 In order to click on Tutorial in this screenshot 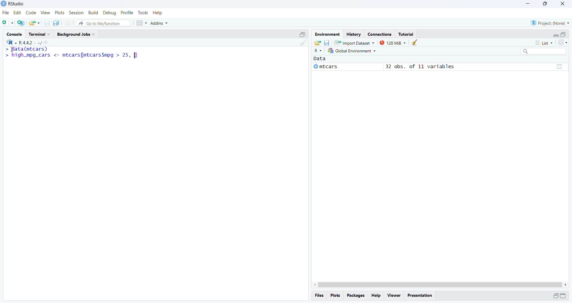, I will do `click(406, 34)`.